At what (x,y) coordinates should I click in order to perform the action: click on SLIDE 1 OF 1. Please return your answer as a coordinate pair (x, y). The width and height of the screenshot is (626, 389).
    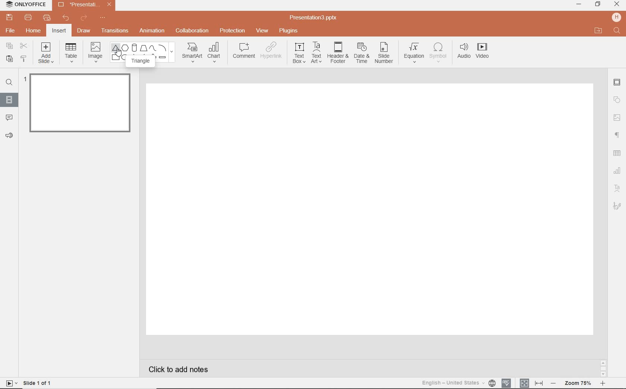
    Looking at the image, I should click on (39, 382).